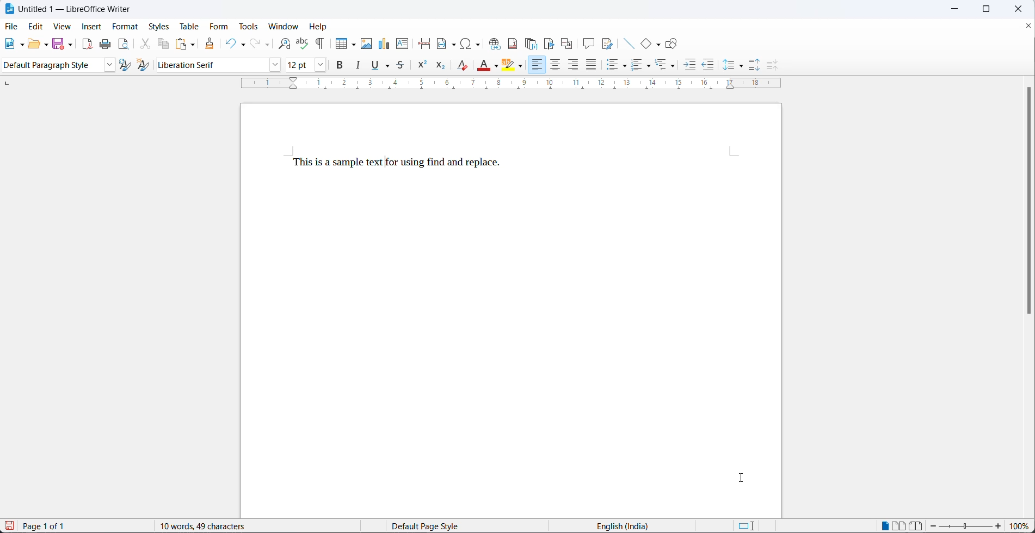 This screenshot has height=533, width=1035. I want to click on cut, so click(145, 45).